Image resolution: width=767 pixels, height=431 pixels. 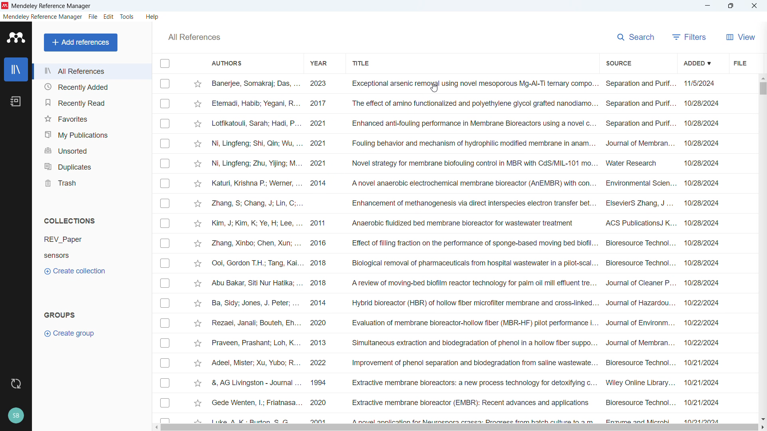 I want to click on extractive membrane bioreactors a new process technology for detoxifying, so click(x=472, y=384).